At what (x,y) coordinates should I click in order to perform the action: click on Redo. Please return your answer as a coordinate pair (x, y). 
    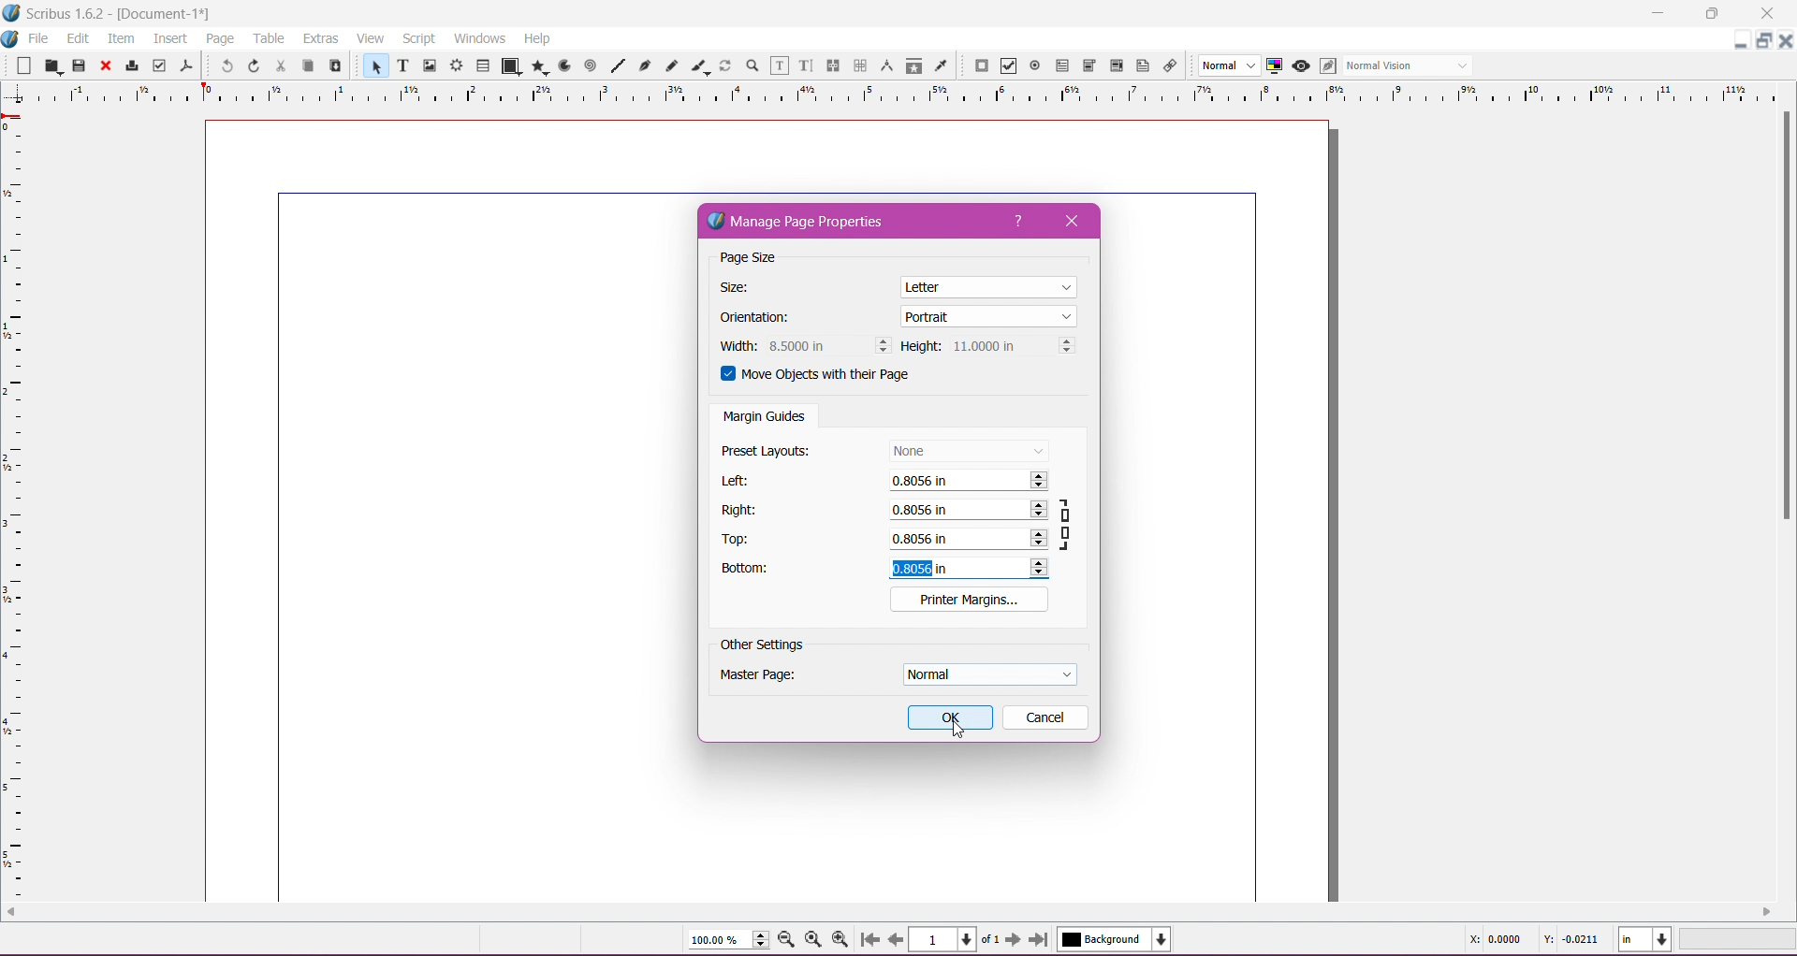
    Looking at the image, I should click on (254, 66).